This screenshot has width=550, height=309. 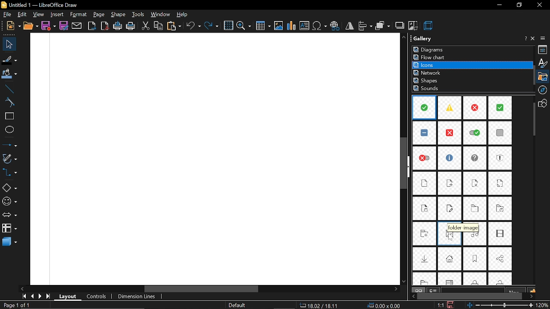 What do you see at coordinates (382, 26) in the screenshot?
I see `arrange` at bounding box center [382, 26].